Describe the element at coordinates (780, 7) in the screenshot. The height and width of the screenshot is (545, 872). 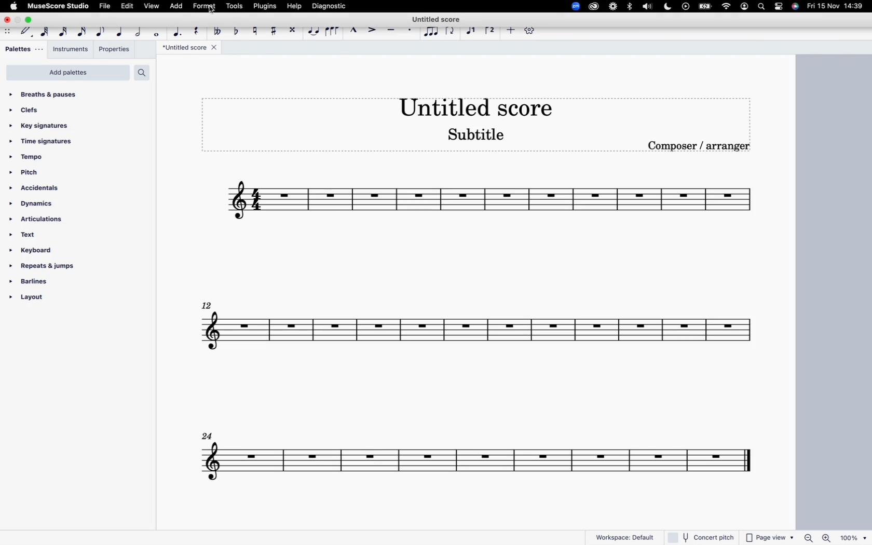
I see `settings` at that location.